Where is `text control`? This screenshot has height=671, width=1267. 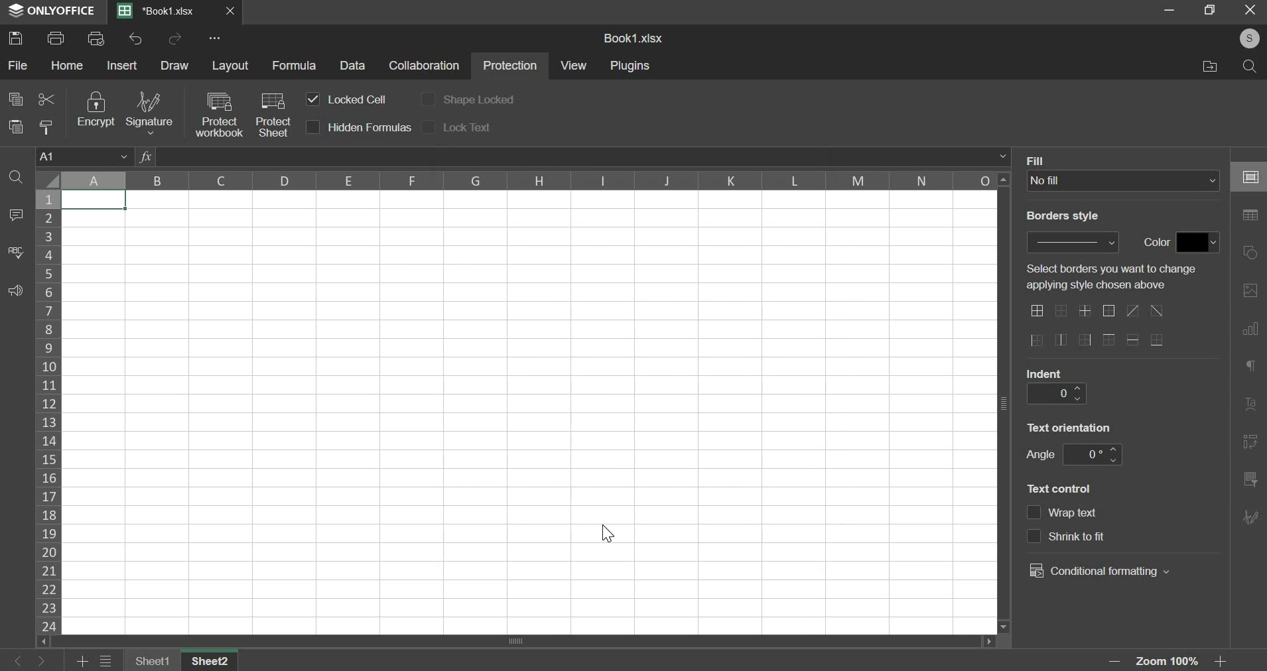
text control is located at coordinates (1099, 536).